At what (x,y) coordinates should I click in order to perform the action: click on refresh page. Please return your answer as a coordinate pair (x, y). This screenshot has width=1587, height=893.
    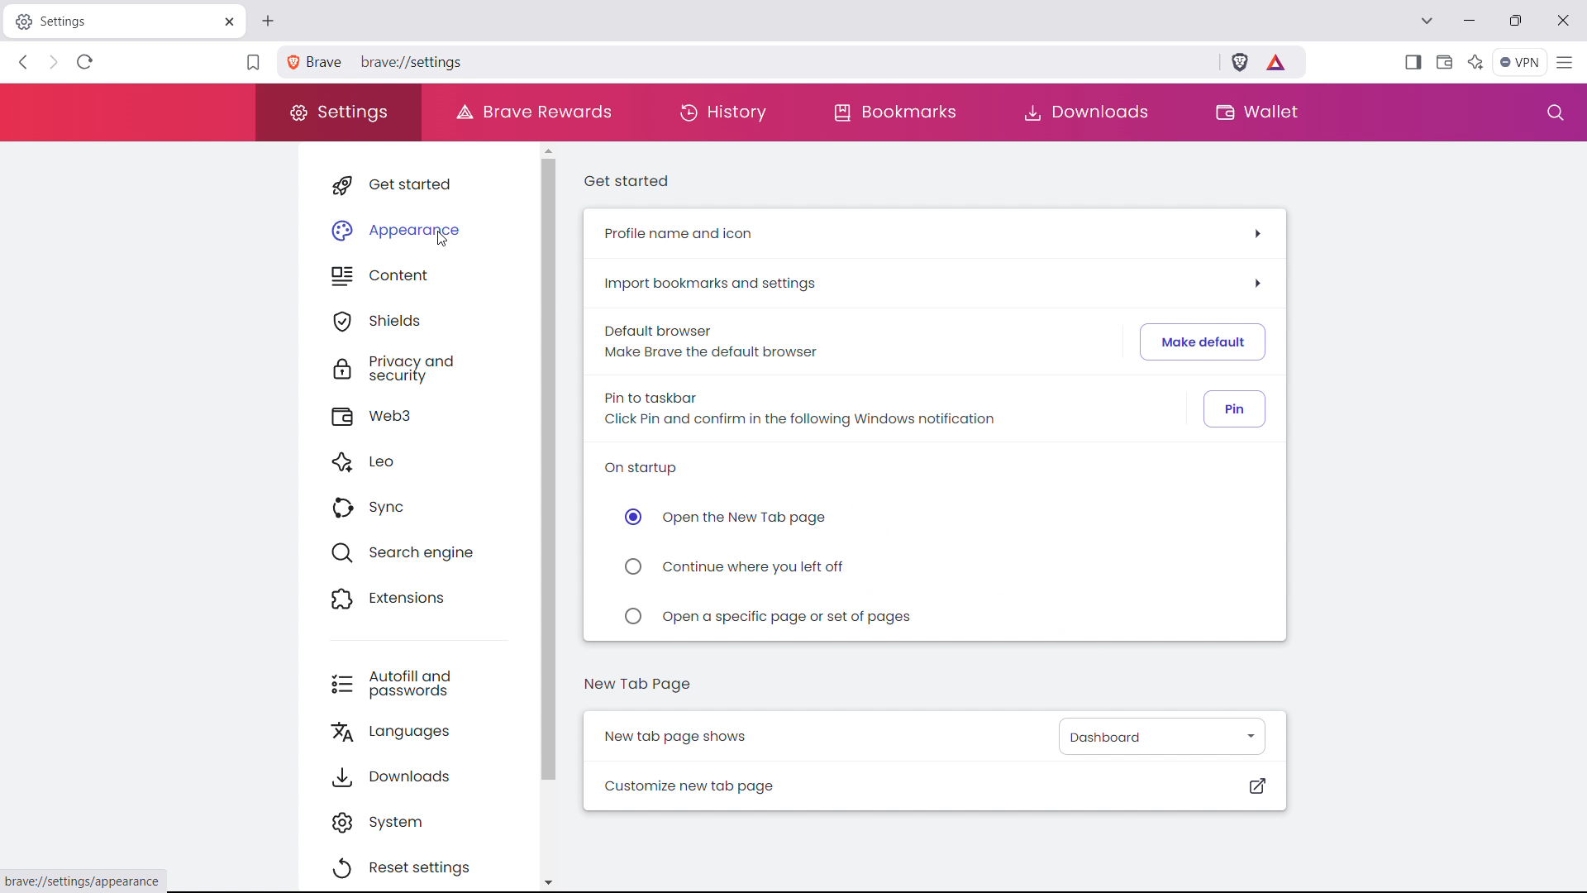
    Looking at the image, I should click on (84, 62).